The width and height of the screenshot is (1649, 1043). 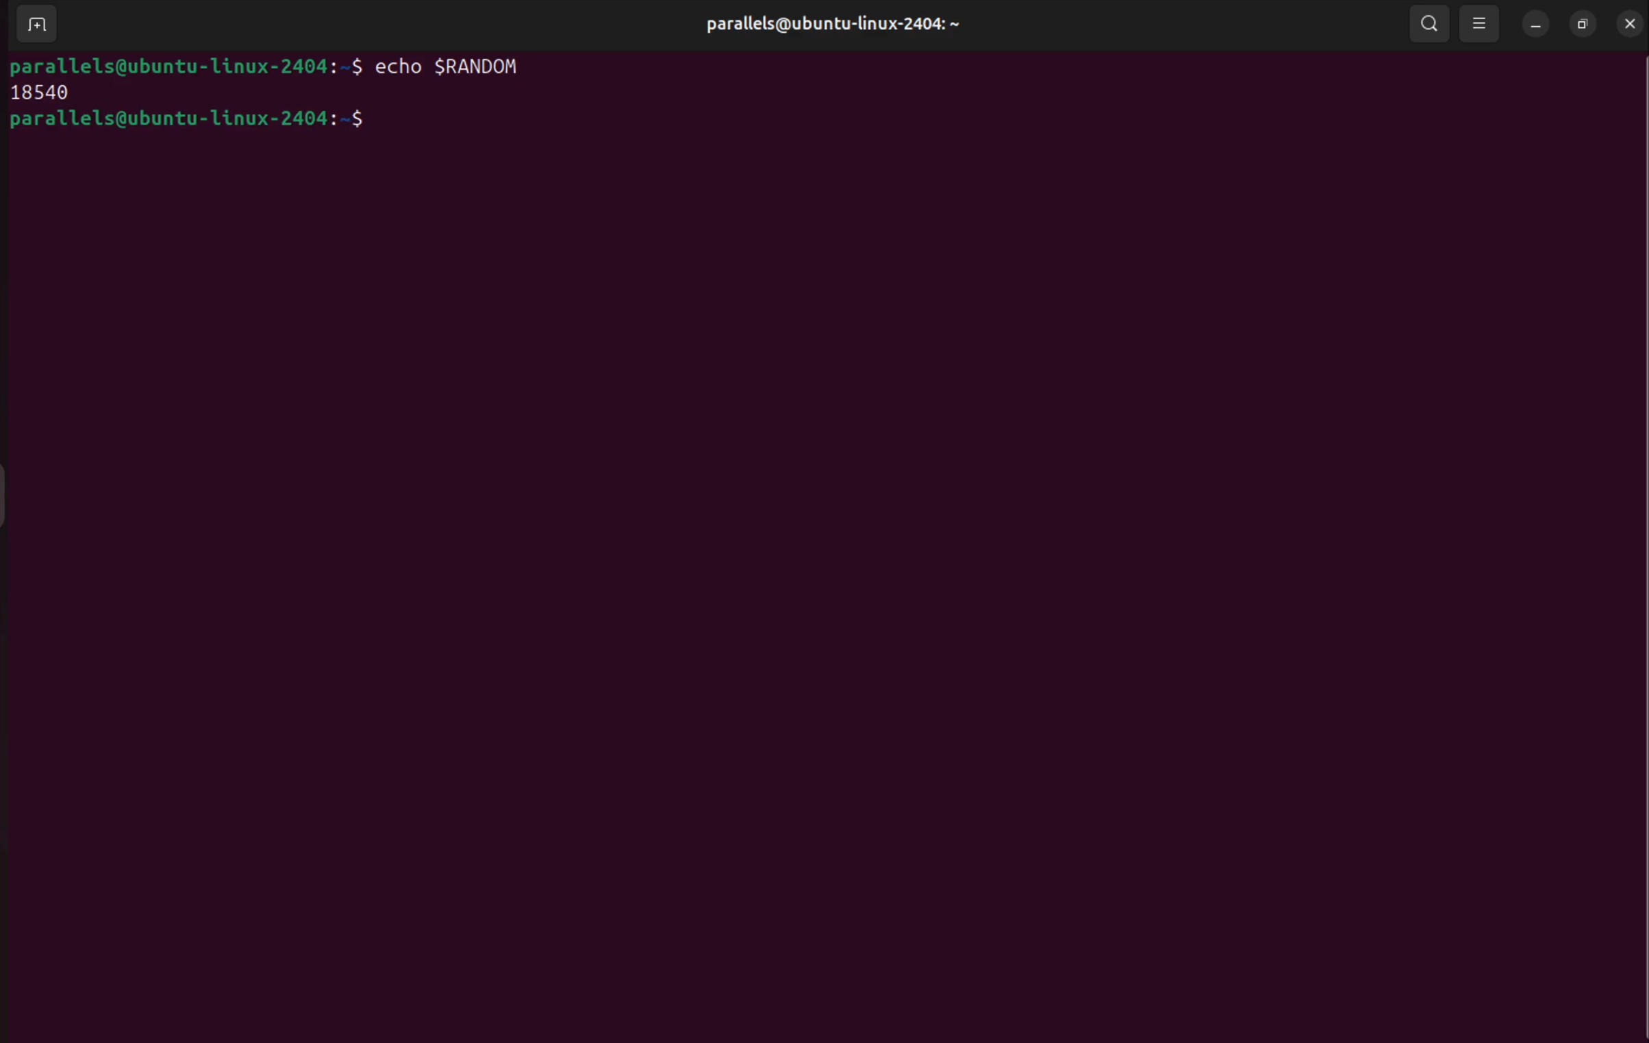 What do you see at coordinates (1535, 26) in the screenshot?
I see `minimize` at bounding box center [1535, 26].